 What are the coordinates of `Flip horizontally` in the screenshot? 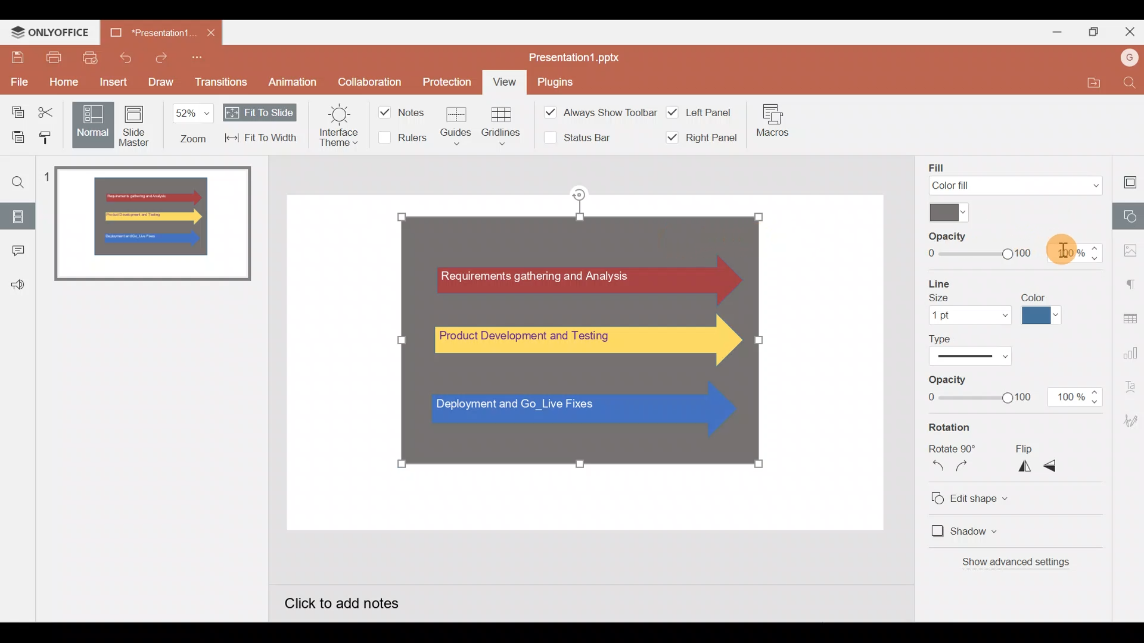 It's located at (1020, 466).